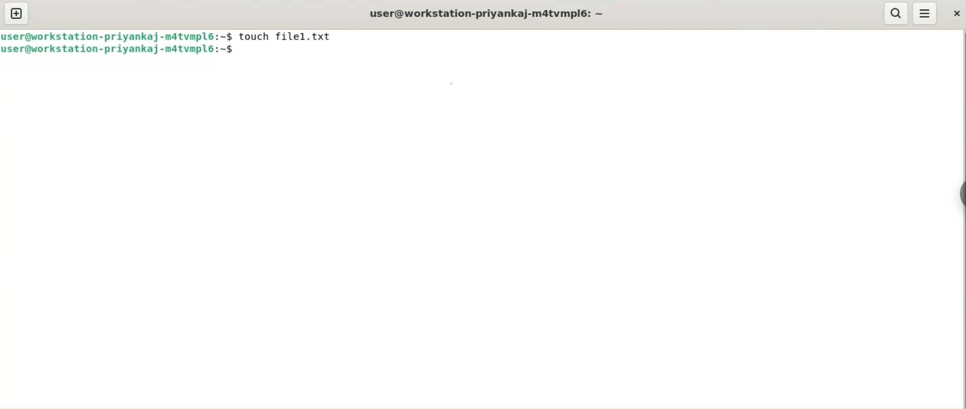  Describe the element at coordinates (924, 13) in the screenshot. I see `menu` at that location.